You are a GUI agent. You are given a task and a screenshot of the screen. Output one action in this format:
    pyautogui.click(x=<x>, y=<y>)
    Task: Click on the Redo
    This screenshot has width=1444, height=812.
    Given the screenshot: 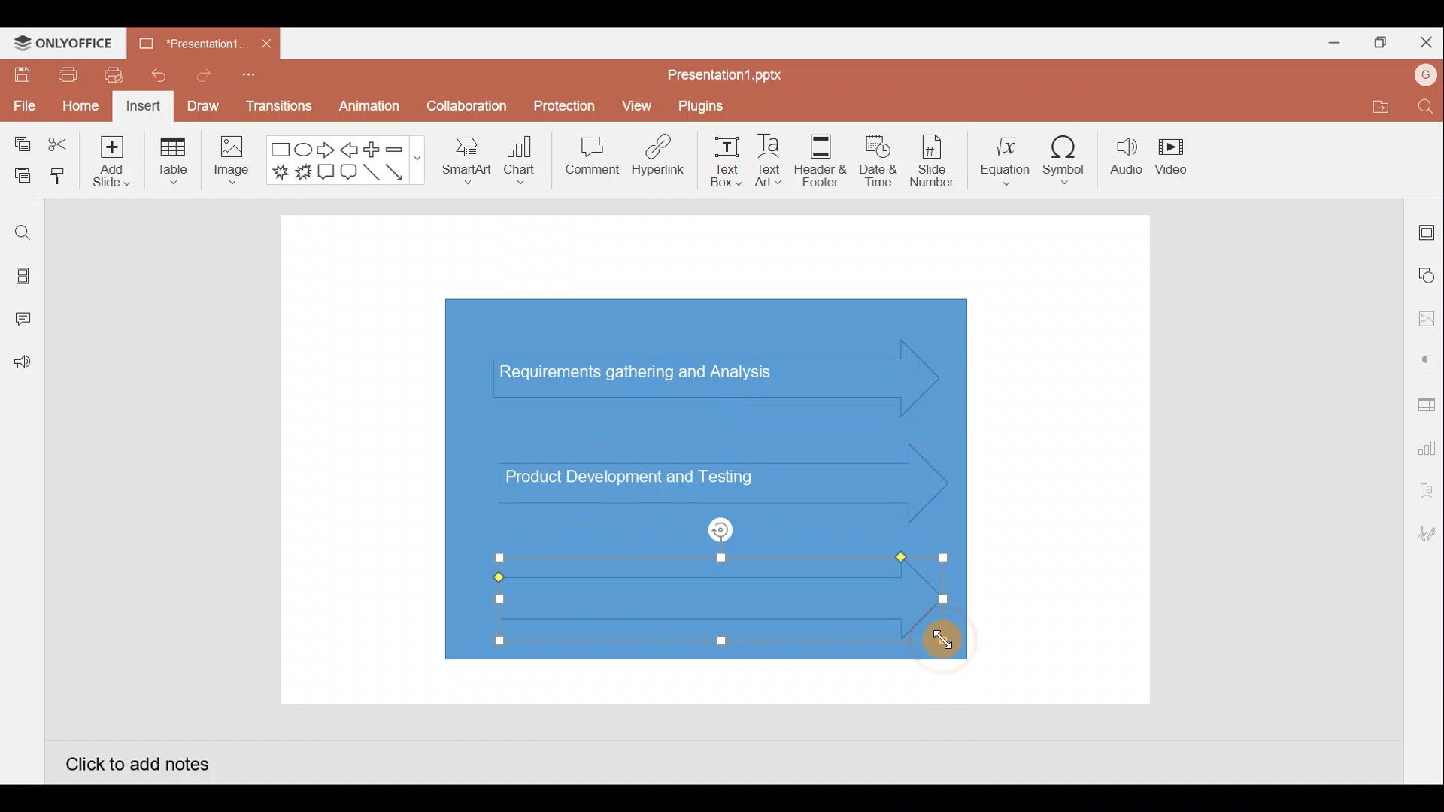 What is the action you would take?
    pyautogui.click(x=198, y=74)
    